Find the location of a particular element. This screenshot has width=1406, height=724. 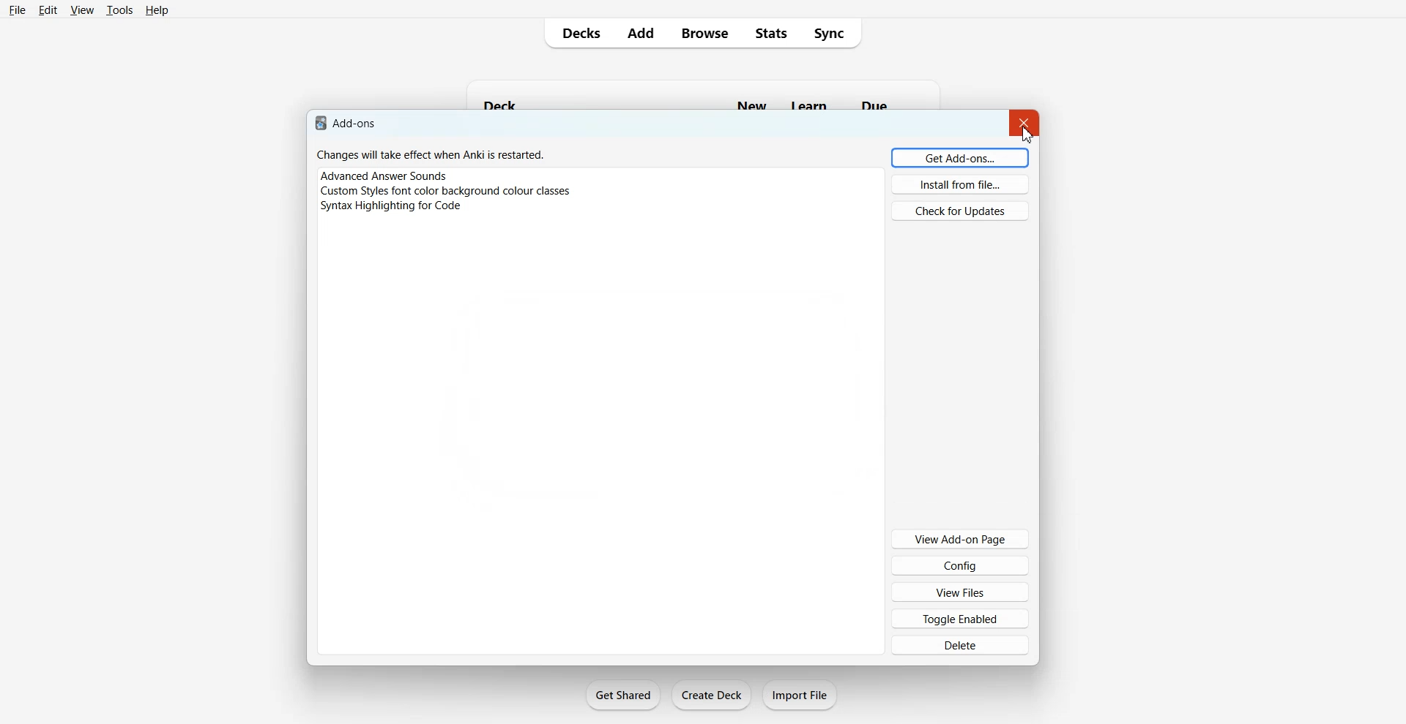

View Files is located at coordinates (960, 592).